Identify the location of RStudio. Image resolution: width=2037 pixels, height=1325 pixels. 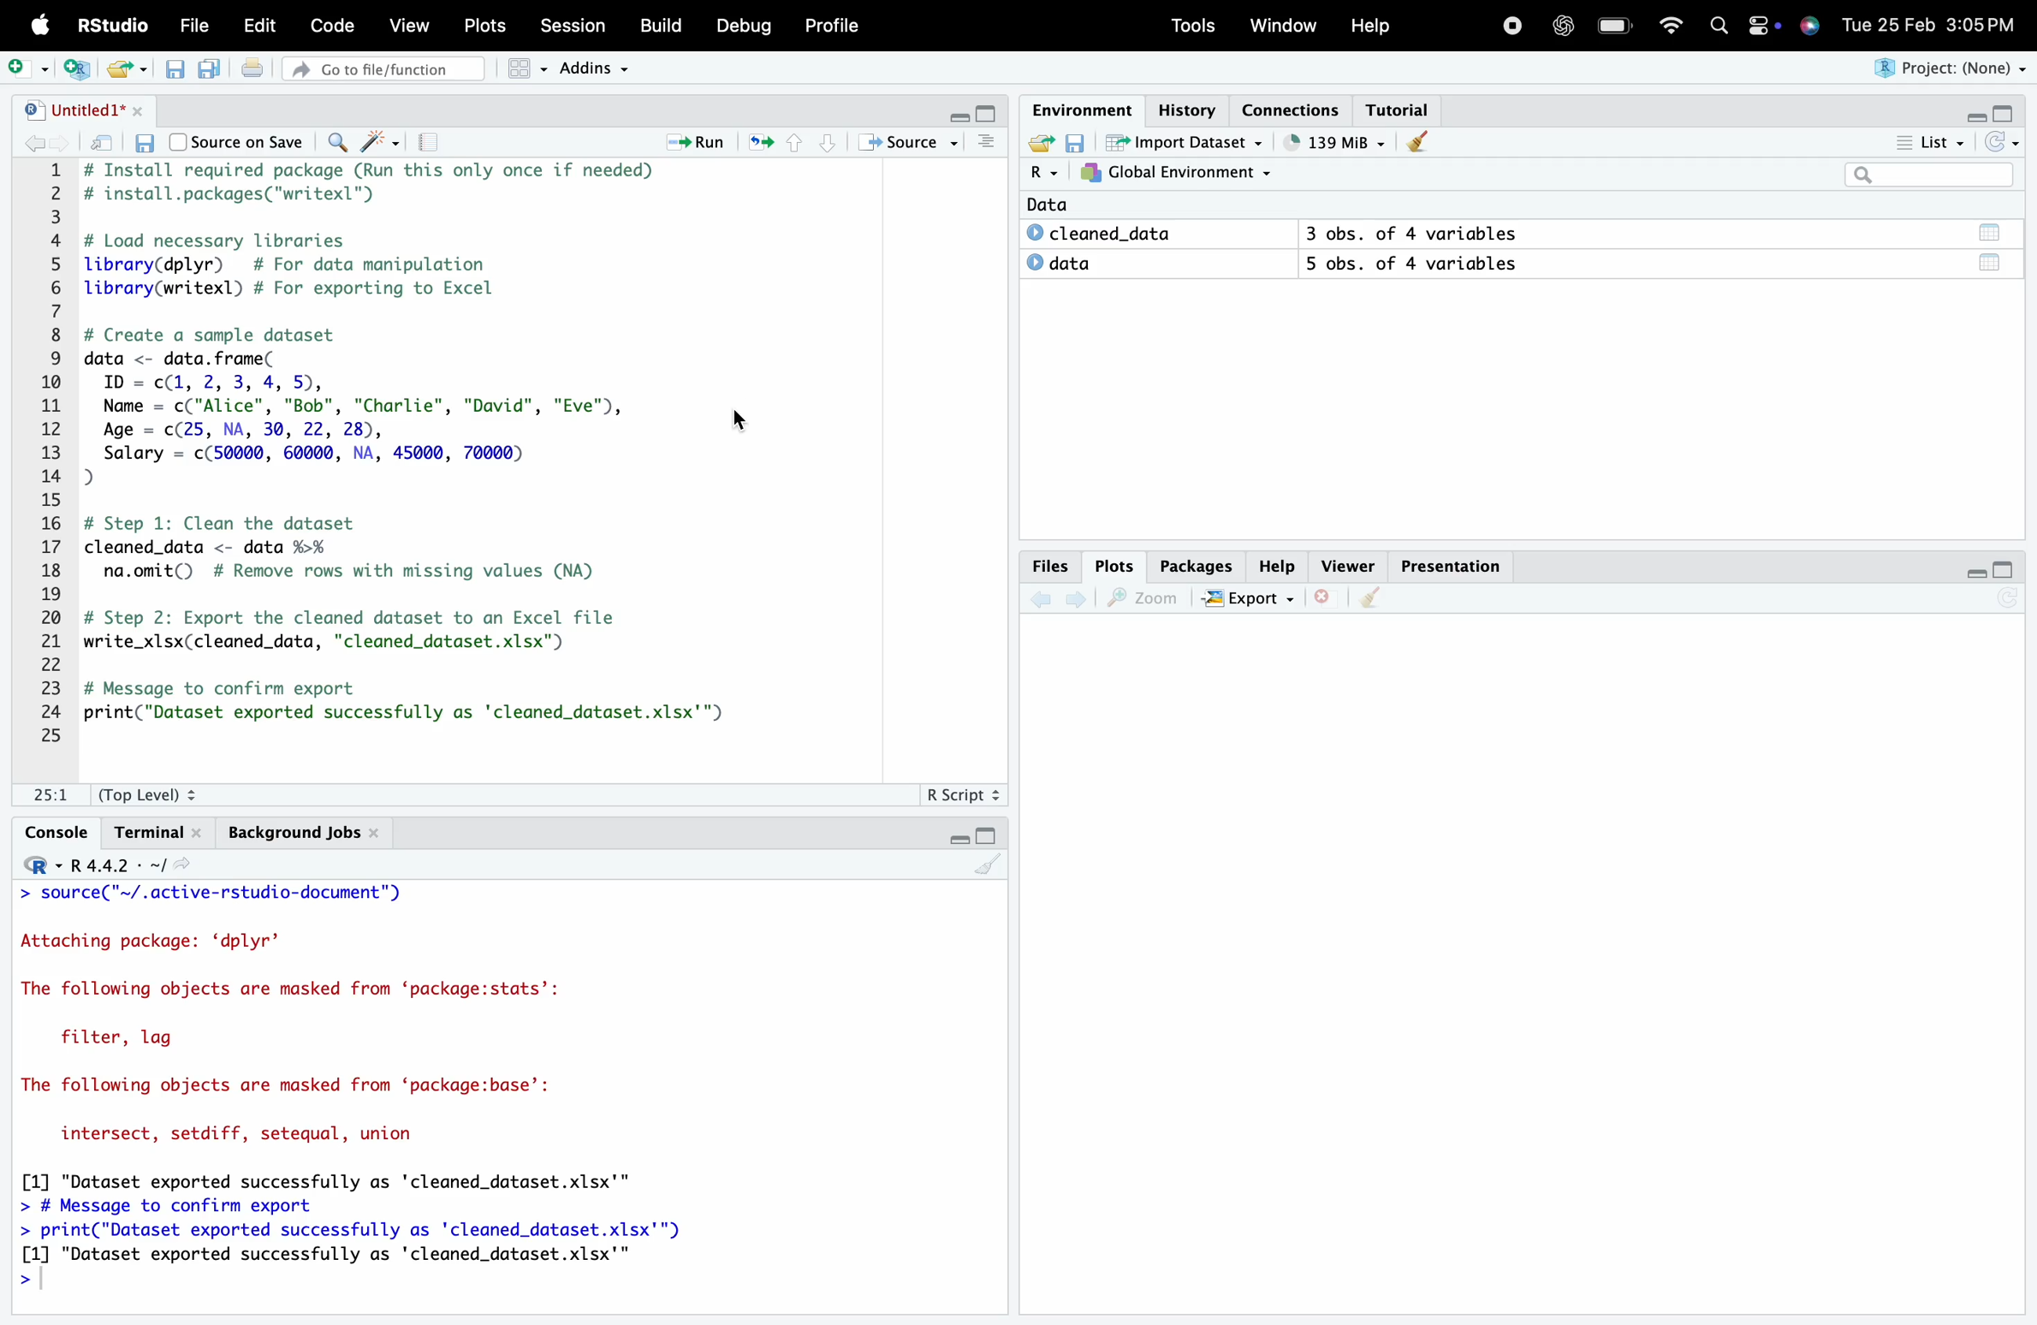
(112, 23).